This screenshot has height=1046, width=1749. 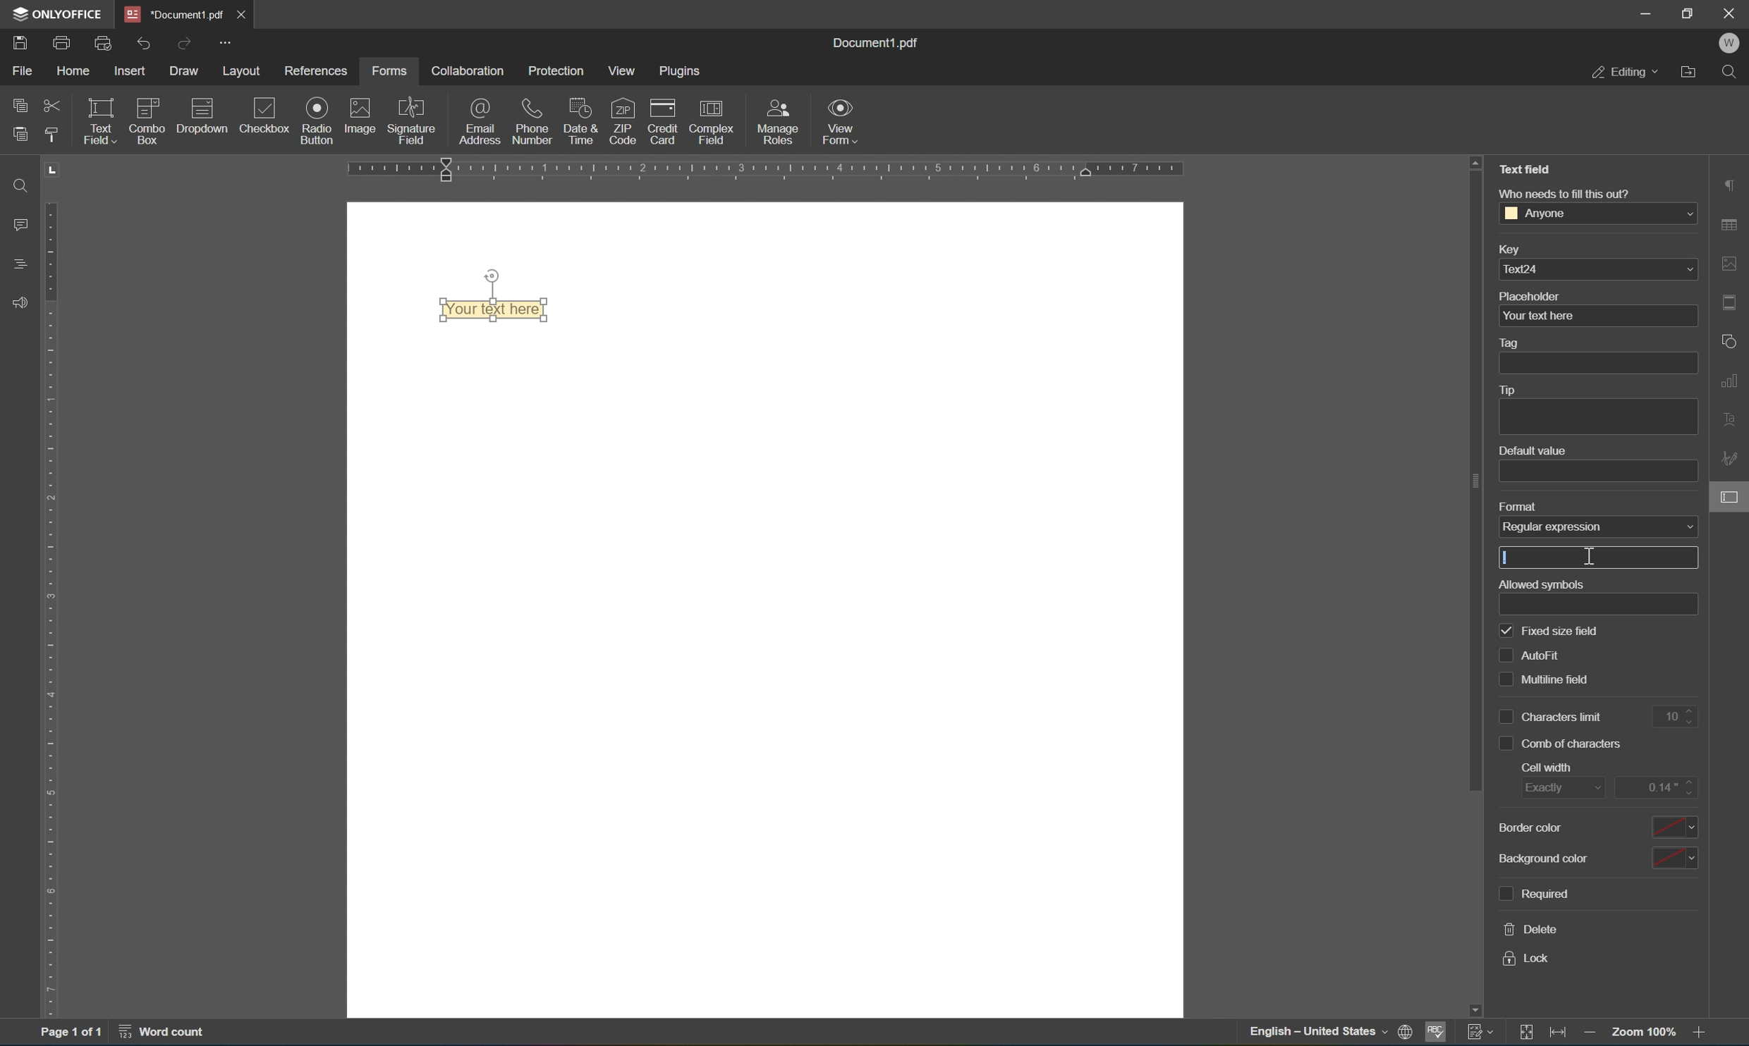 I want to click on welcome, so click(x=1729, y=44).